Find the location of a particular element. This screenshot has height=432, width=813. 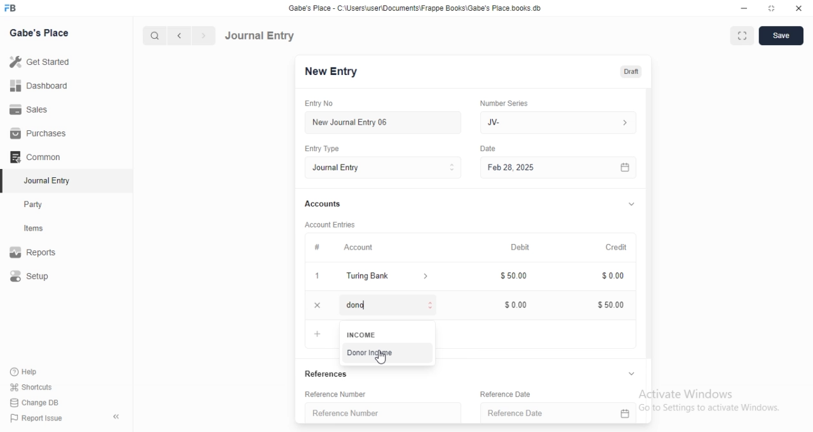

Feb 28, 2025 is located at coordinates (546, 167).